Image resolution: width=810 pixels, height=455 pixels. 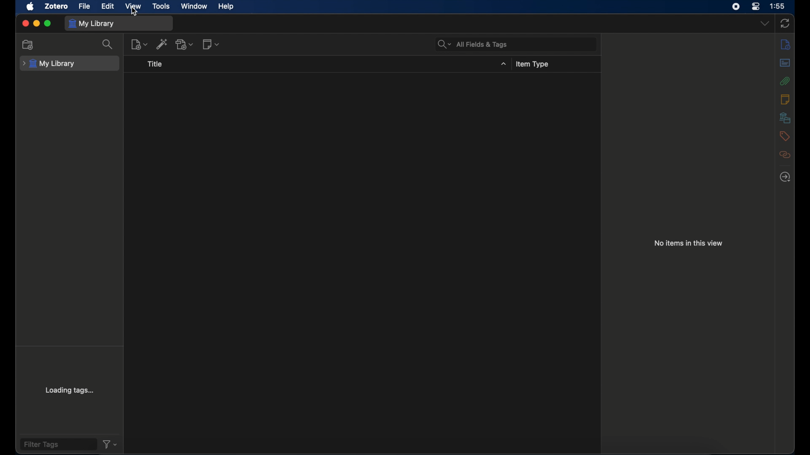 I want to click on attachments, so click(x=785, y=81).